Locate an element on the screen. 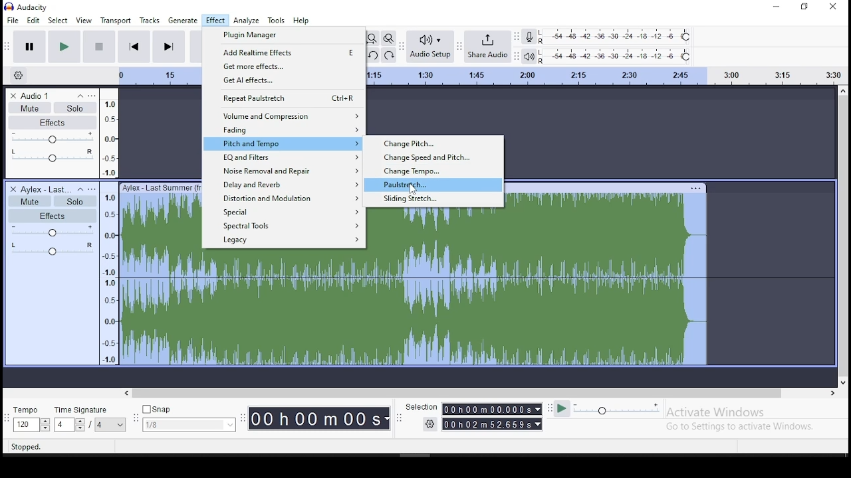  scroll bar is located at coordinates (482, 393).